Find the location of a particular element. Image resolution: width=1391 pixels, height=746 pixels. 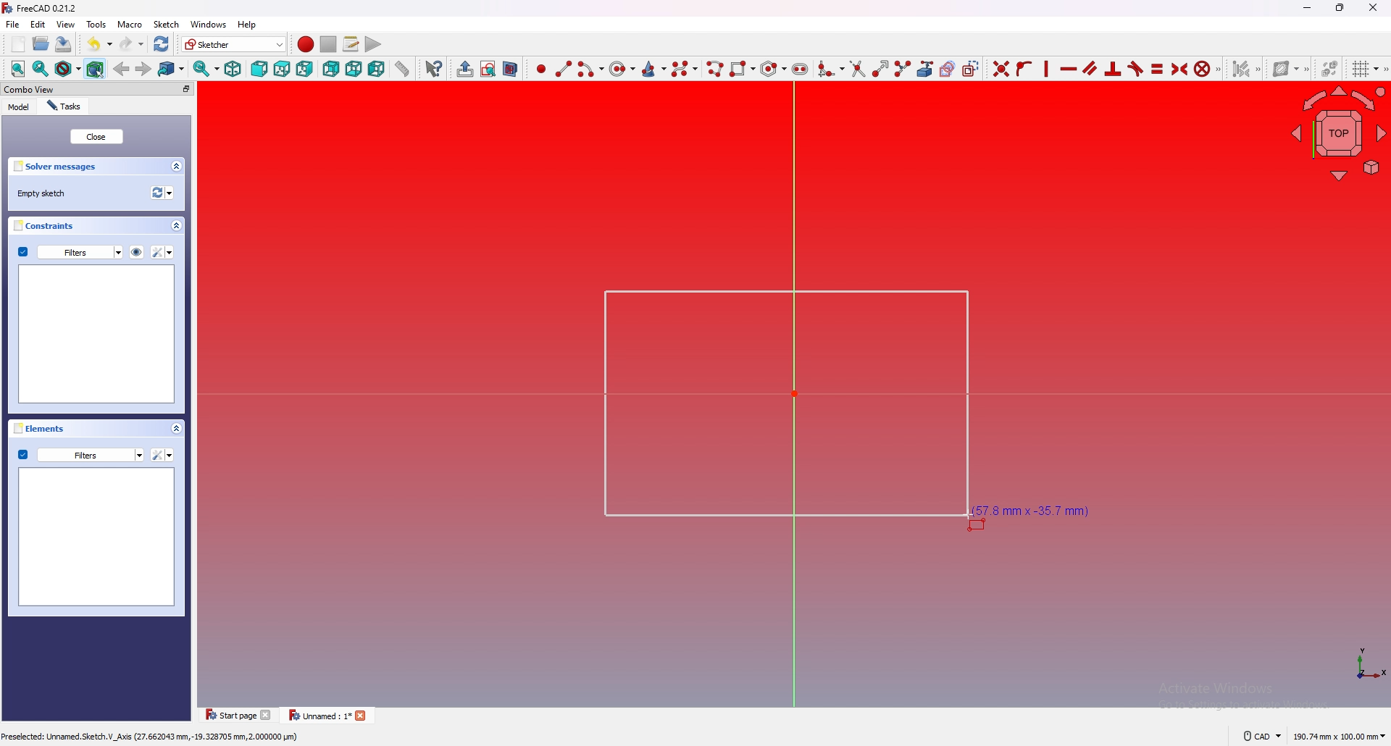

switch workbench is located at coordinates (235, 43).